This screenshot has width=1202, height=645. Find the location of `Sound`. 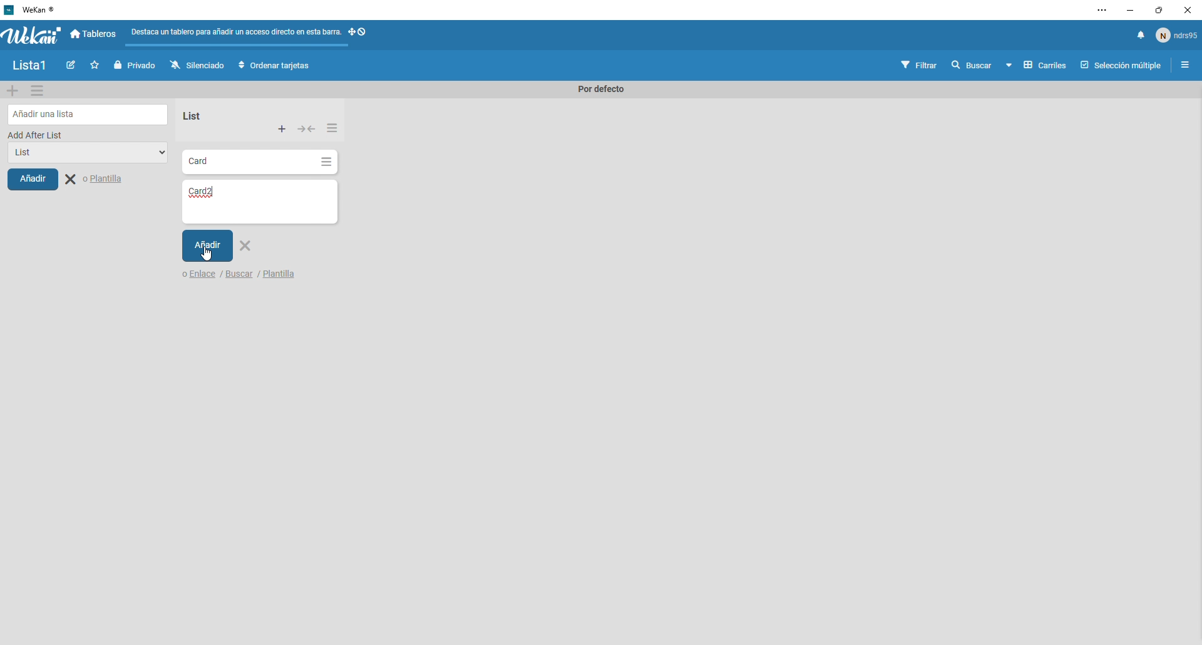

Sound is located at coordinates (1141, 36).